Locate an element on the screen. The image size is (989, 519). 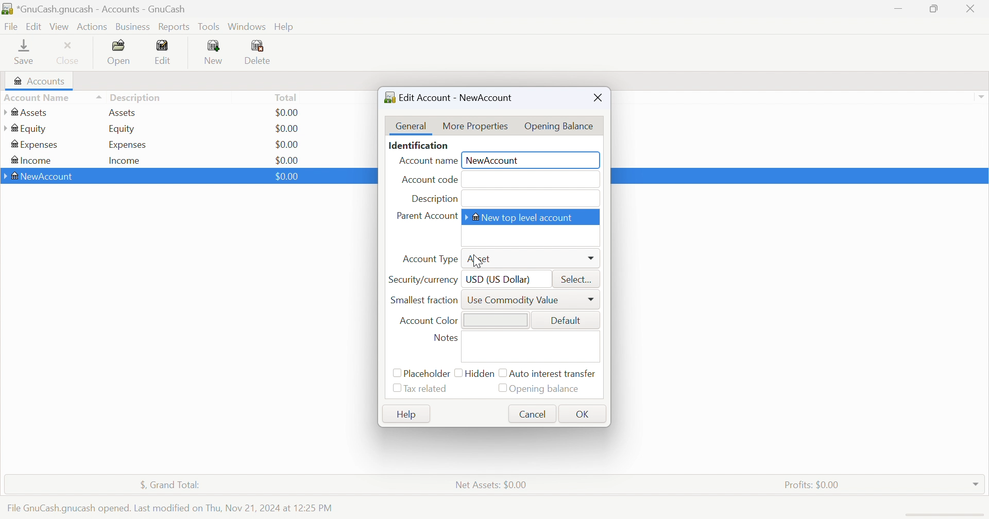
cursor is located at coordinates (479, 262).